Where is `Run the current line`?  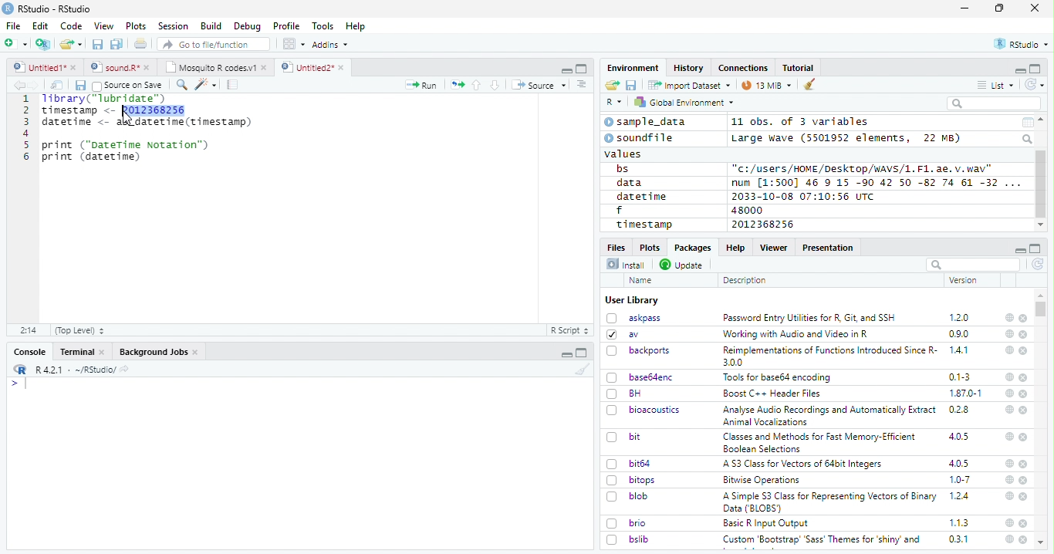 Run the current line is located at coordinates (421, 85).